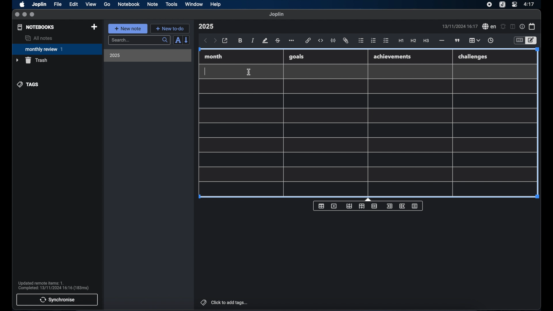 The height and width of the screenshot is (311, 553). I want to click on joplin icon, so click(502, 5).